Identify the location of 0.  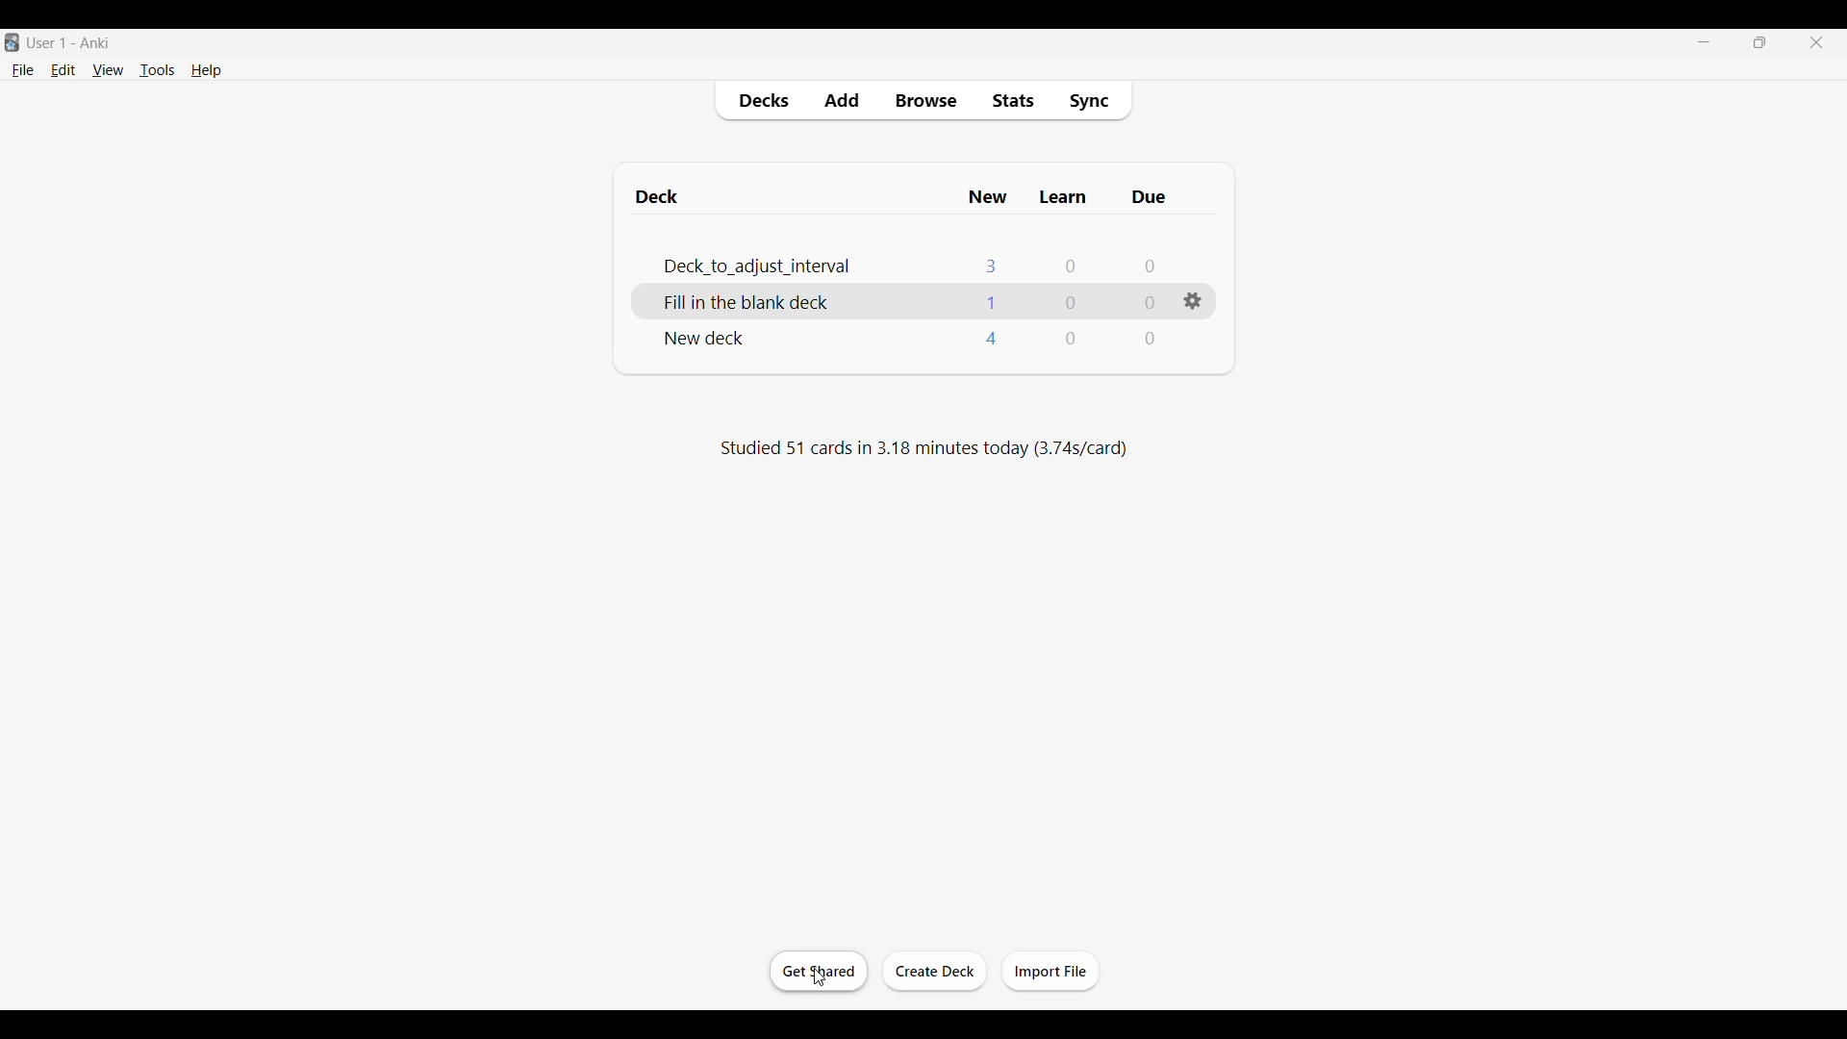
(1066, 340).